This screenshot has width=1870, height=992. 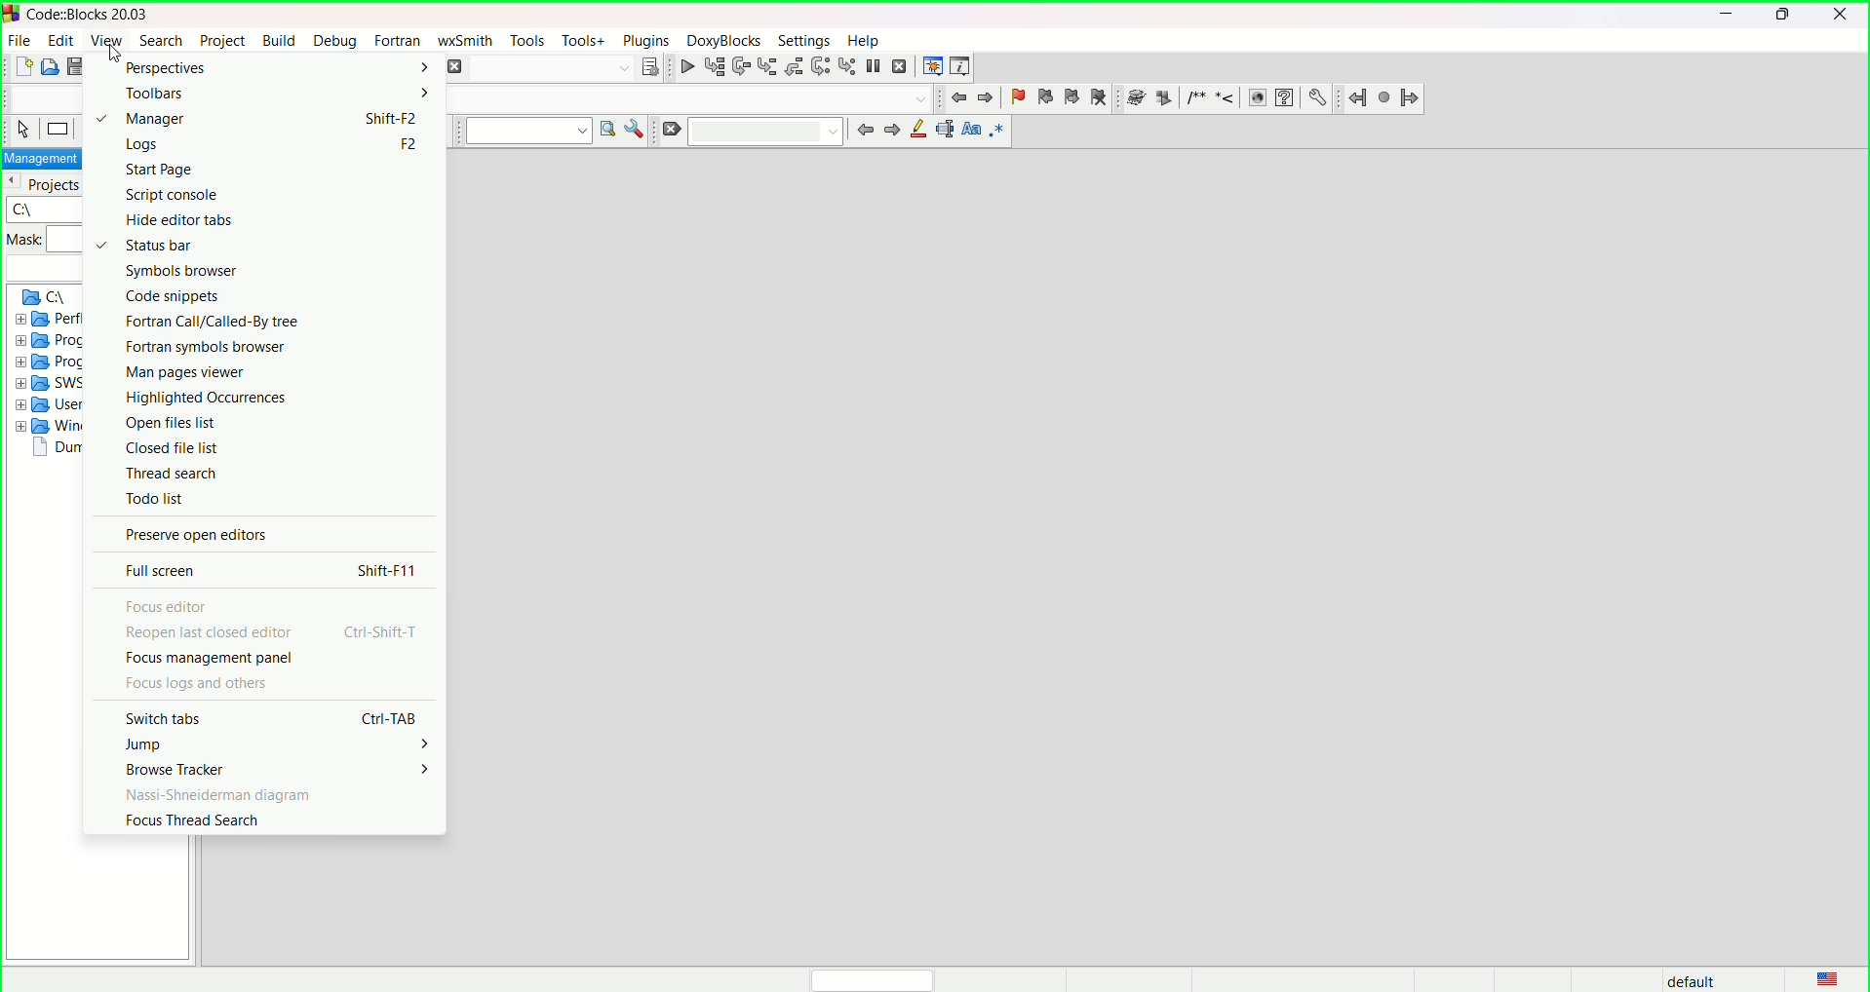 I want to click on focus thread search, so click(x=189, y=821).